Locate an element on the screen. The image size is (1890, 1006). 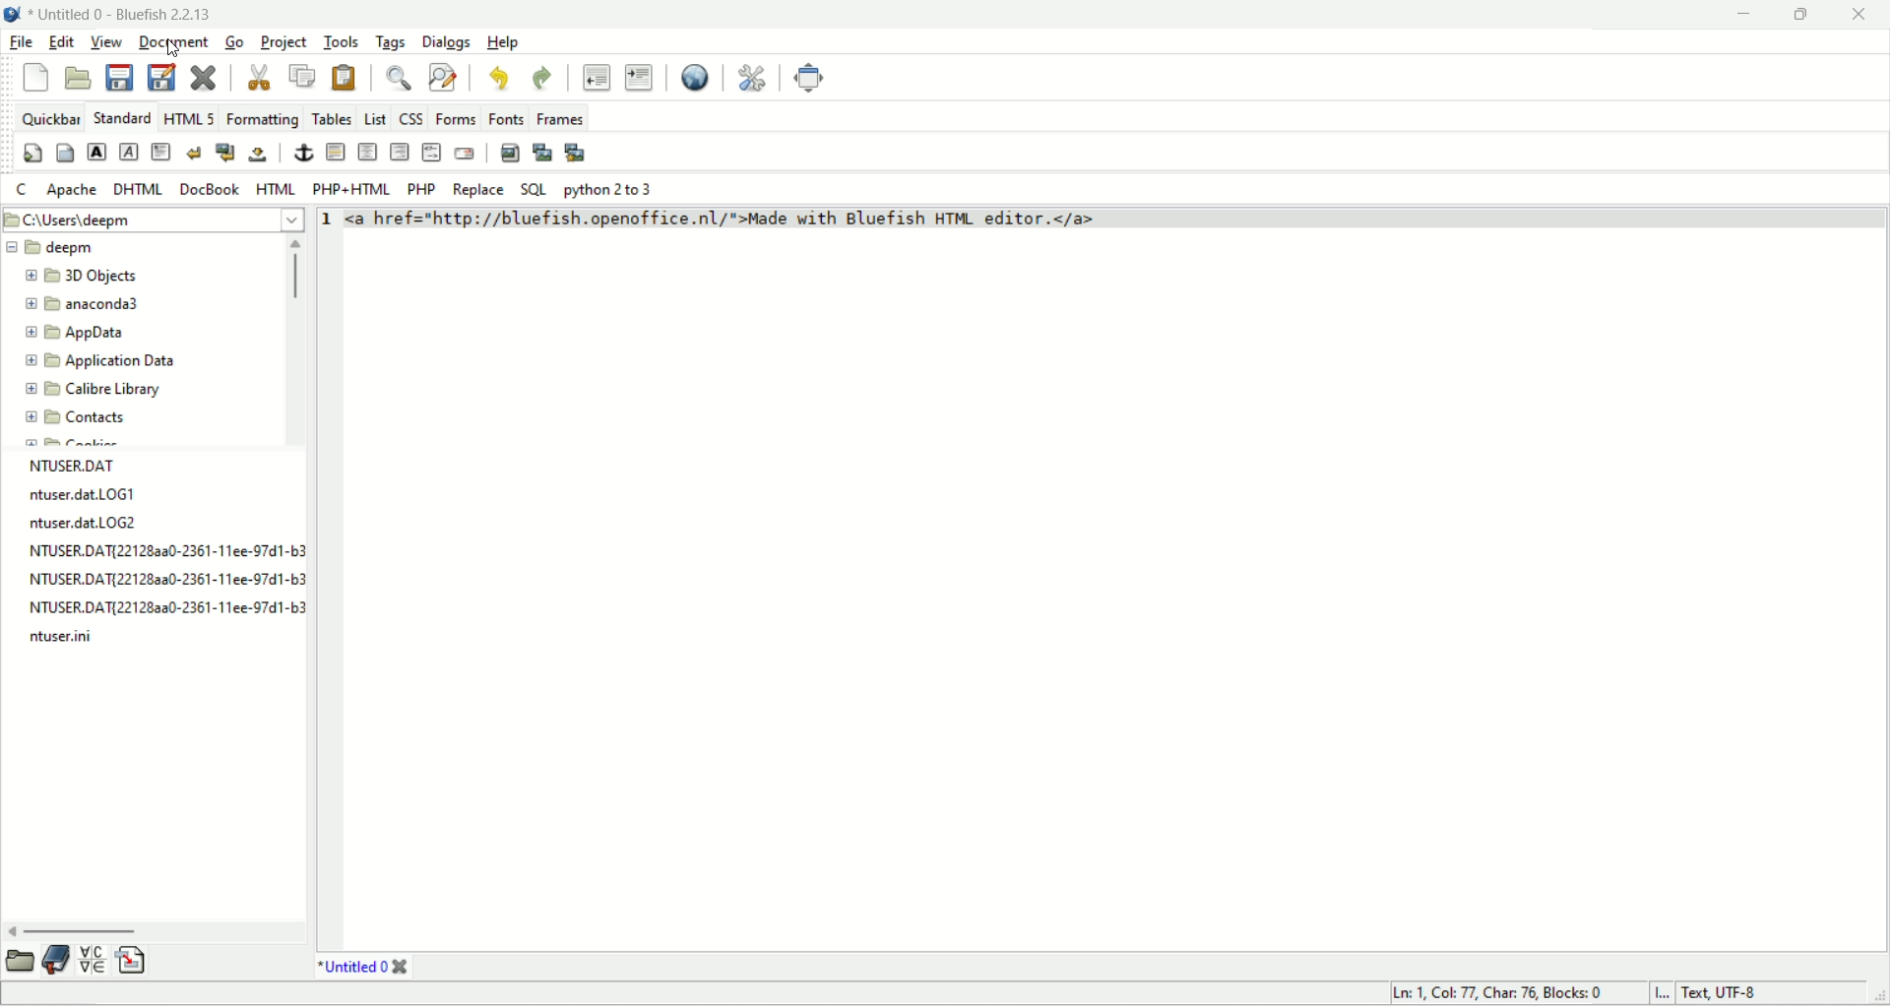
email is located at coordinates (465, 154).